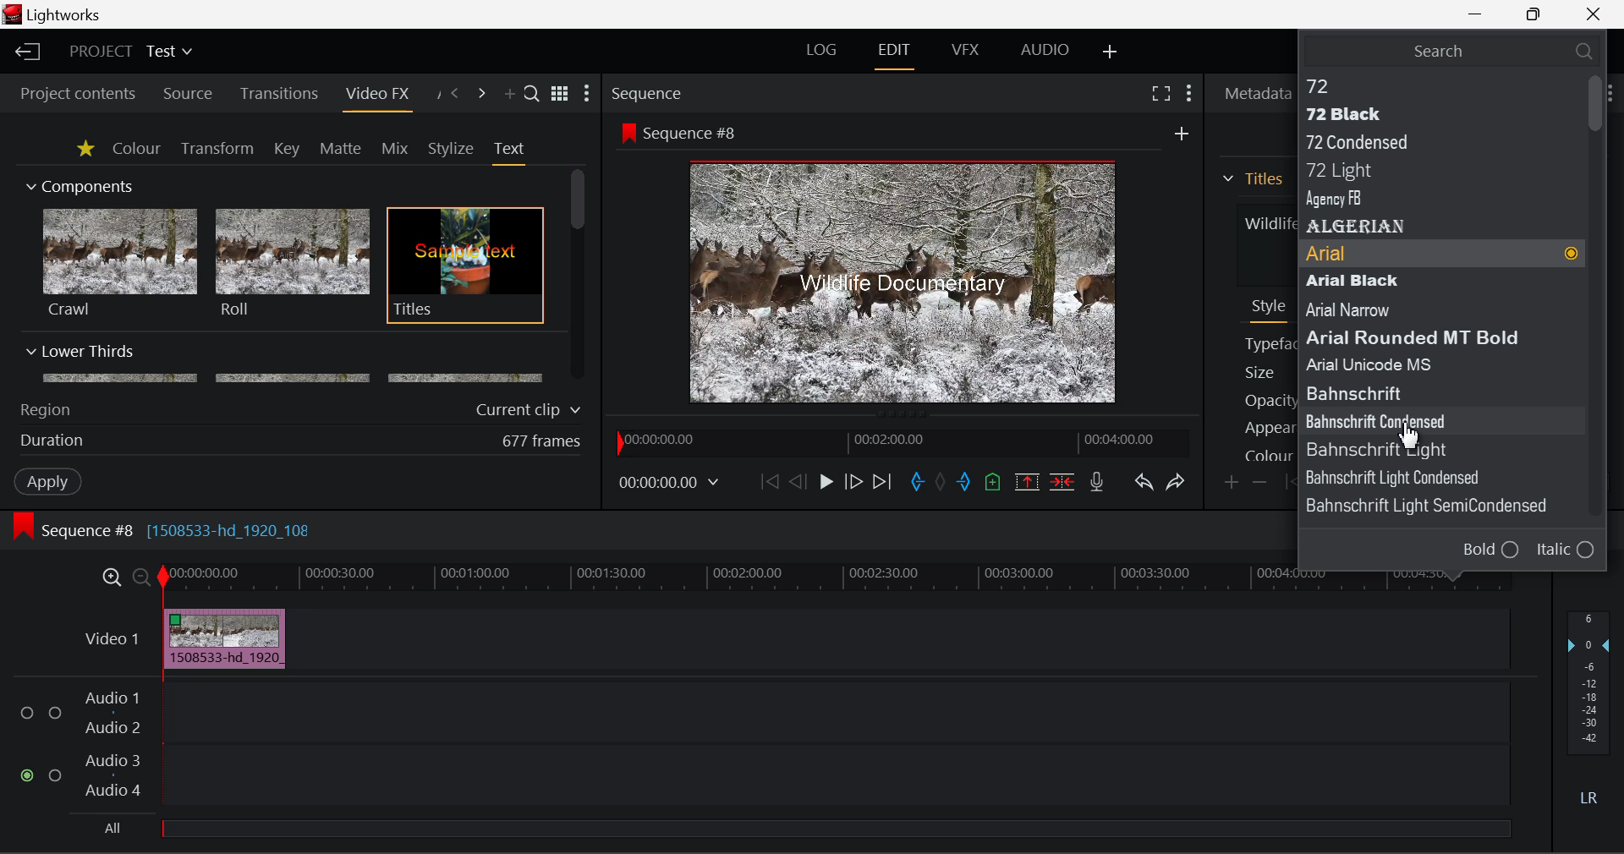 Image resolution: width=1624 pixels, height=854 pixels. I want to click on Mark Out, so click(966, 484).